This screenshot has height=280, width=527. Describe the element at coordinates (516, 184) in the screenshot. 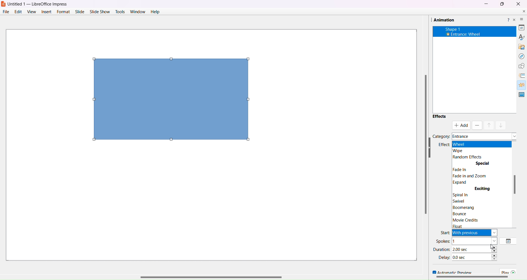

I see `Scroll Bar` at that location.